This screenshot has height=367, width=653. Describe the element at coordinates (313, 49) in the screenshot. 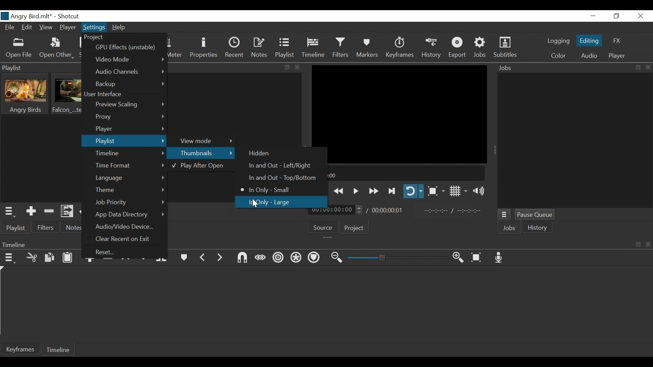

I see `Timeline` at that location.